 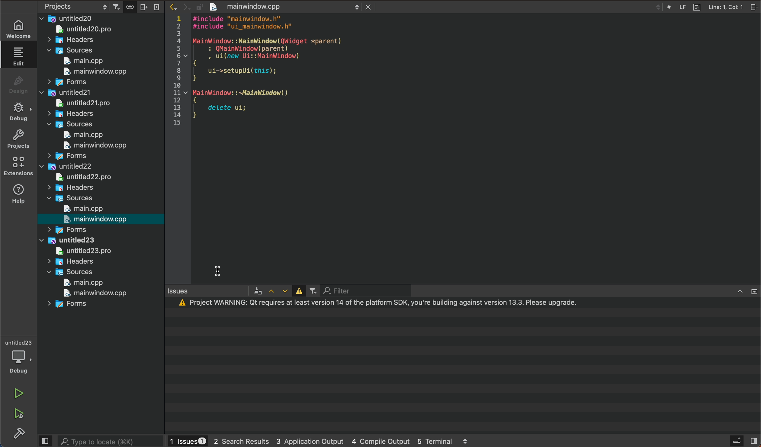 I want to click on edit, so click(x=19, y=58).